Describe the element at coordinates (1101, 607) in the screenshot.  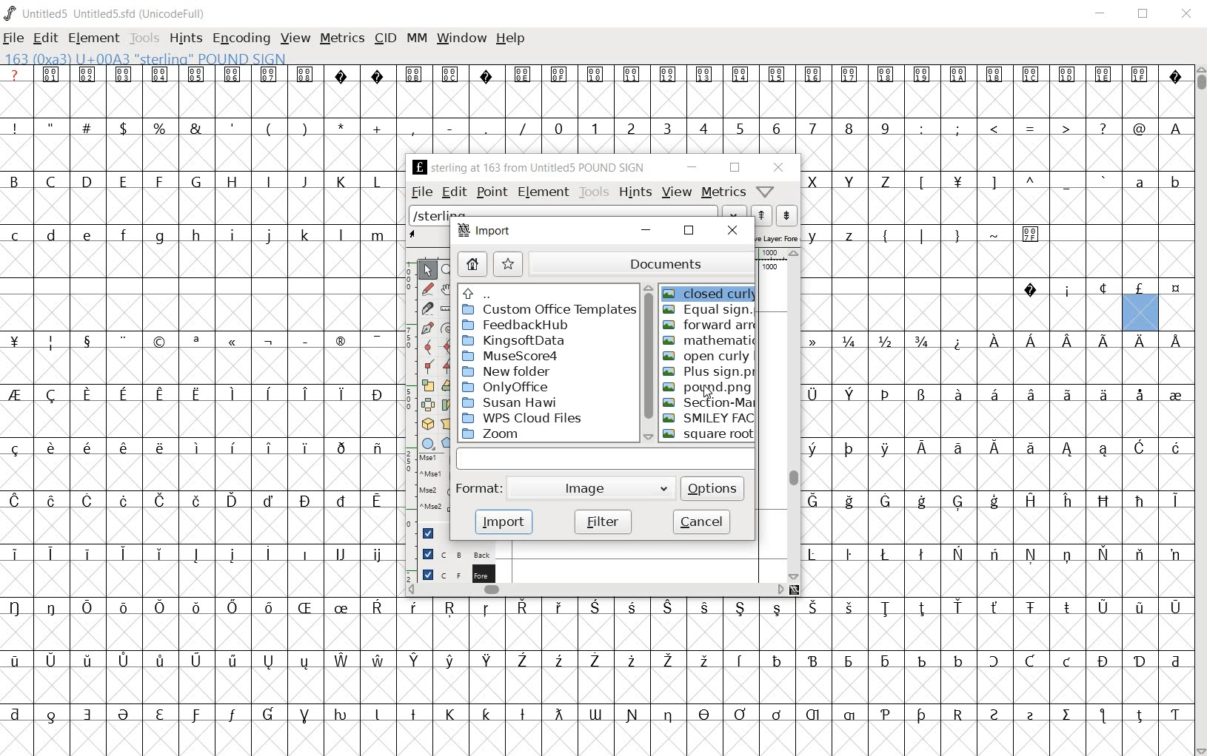
I see `Symbol` at that location.